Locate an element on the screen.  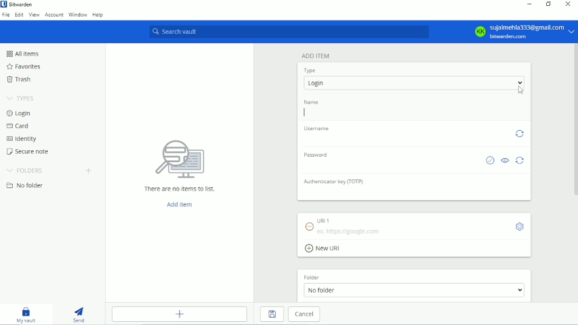
Minimize is located at coordinates (528, 5).